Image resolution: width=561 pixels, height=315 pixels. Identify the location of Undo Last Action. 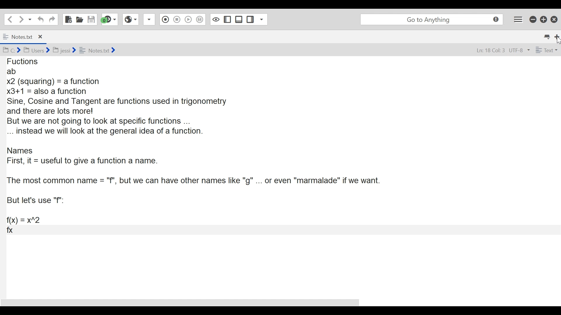
(40, 19).